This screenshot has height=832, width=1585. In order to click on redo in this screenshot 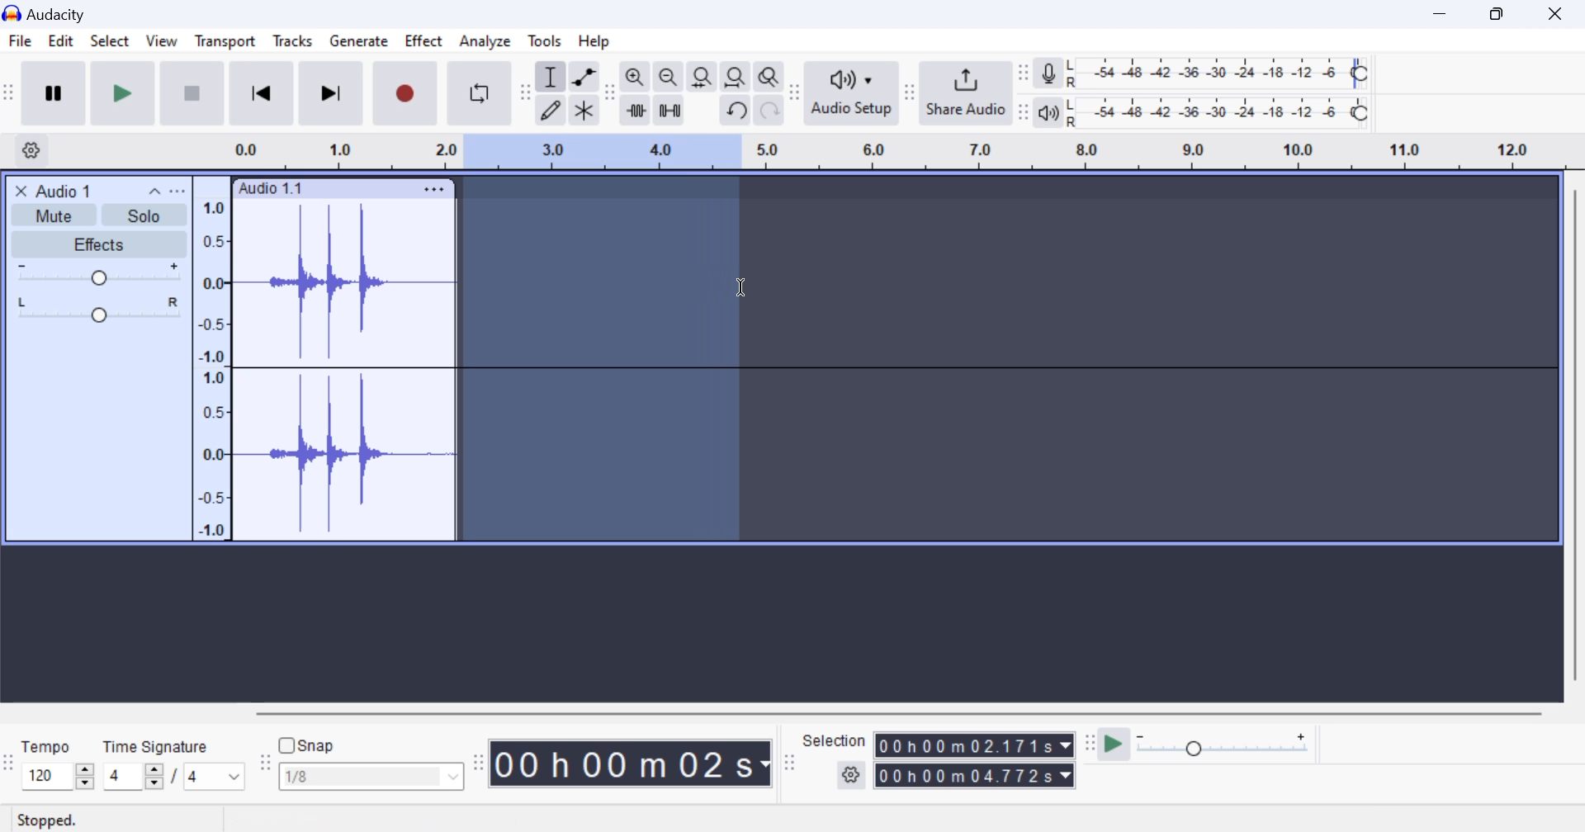, I will do `click(769, 111)`.